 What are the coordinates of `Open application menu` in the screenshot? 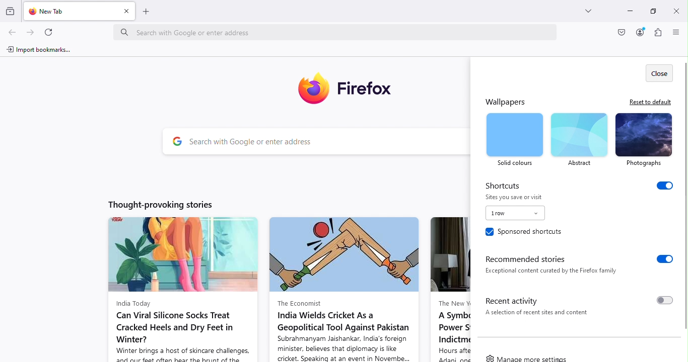 It's located at (677, 33).